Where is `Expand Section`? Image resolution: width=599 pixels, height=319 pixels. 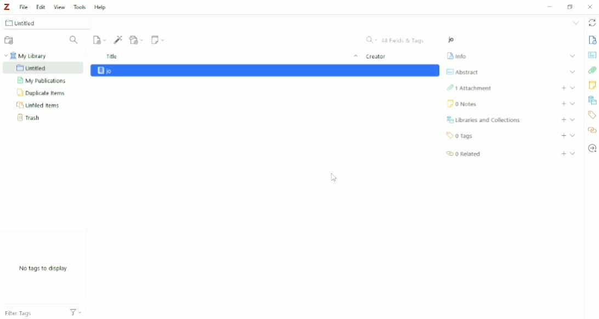
Expand Section is located at coordinates (567, 55).